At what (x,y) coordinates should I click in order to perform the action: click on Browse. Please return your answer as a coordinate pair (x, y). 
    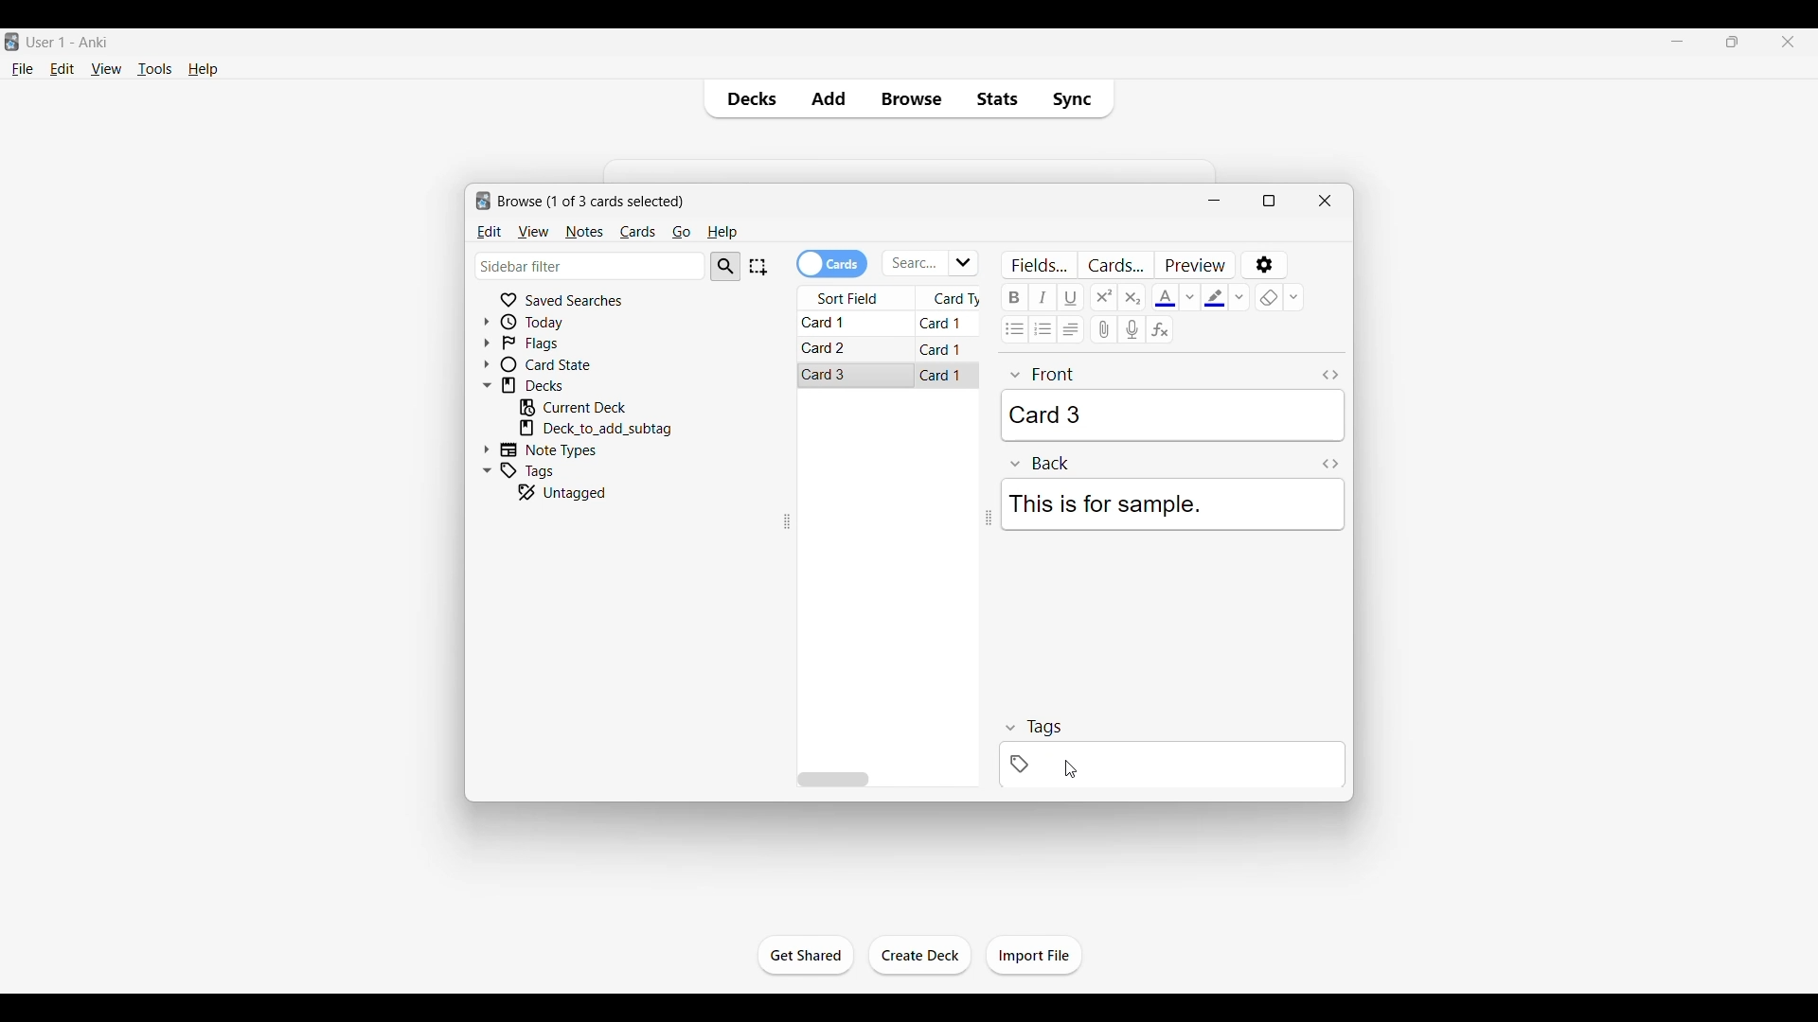
    Looking at the image, I should click on (911, 98).